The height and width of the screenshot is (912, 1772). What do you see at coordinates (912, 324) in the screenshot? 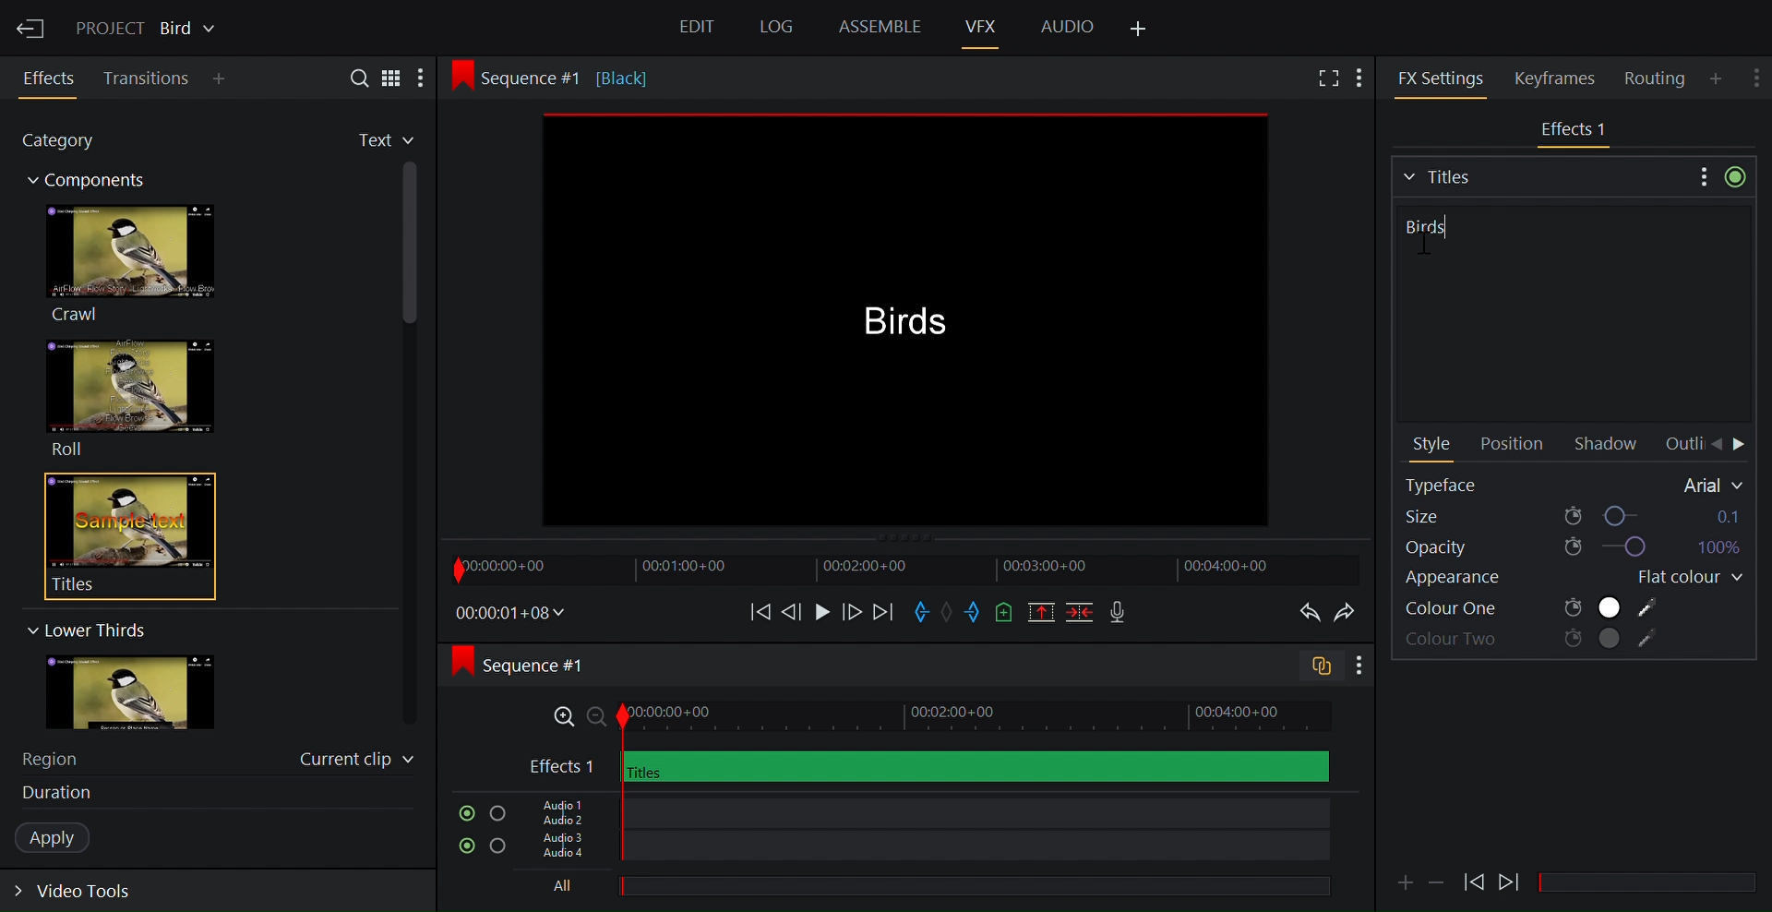
I see `Media Viewer` at bounding box center [912, 324].